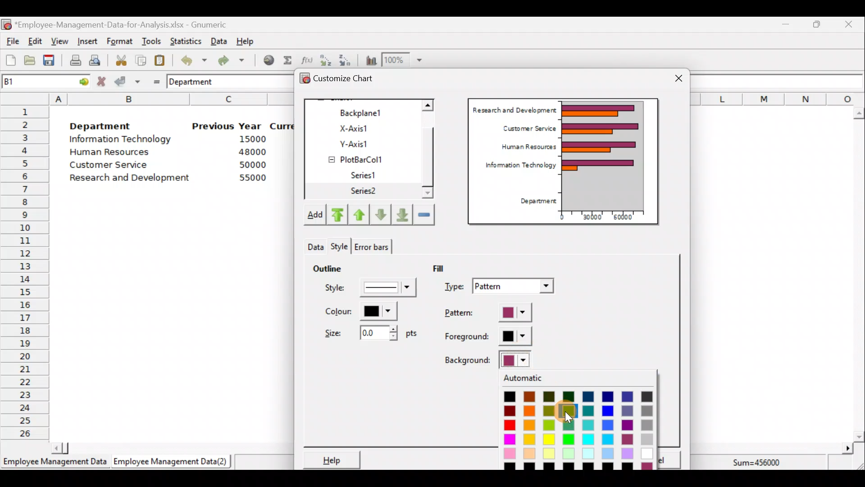  What do you see at coordinates (359, 213) in the screenshot?
I see `Move up` at bounding box center [359, 213].